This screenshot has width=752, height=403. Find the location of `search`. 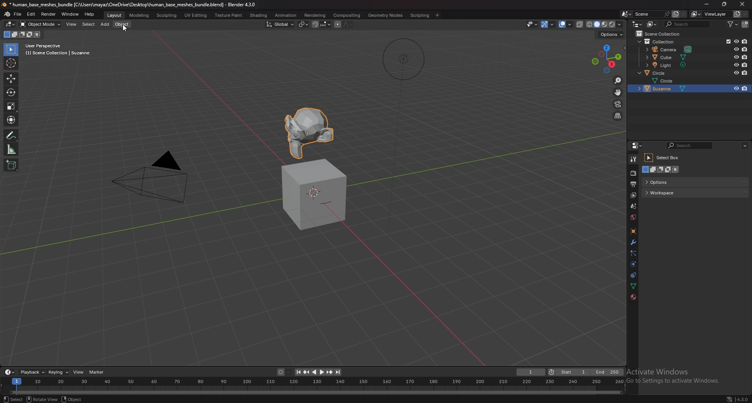

search is located at coordinates (691, 146).